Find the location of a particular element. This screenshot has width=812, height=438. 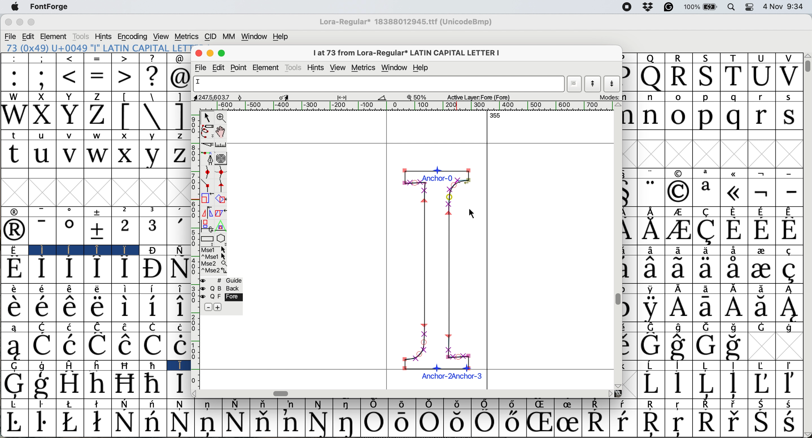

Symbol is located at coordinates (99, 326).